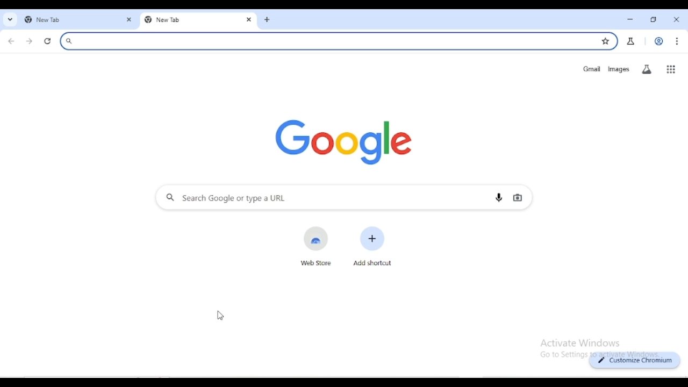 Image resolution: width=688 pixels, height=387 pixels. What do you see at coordinates (518, 198) in the screenshot?
I see `search by image` at bounding box center [518, 198].